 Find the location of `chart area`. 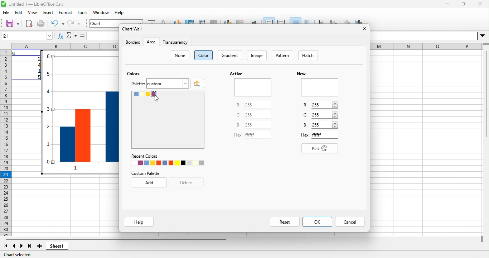

chart area is located at coordinates (190, 21).